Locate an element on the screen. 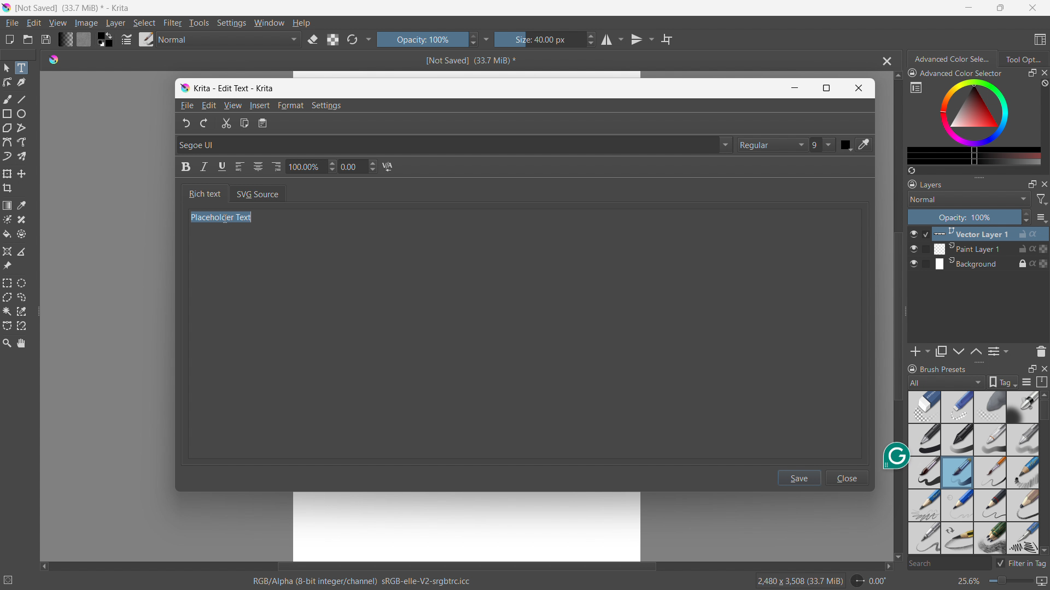 The height and width of the screenshot is (590, 1050). bold pencil is located at coordinates (1024, 506).